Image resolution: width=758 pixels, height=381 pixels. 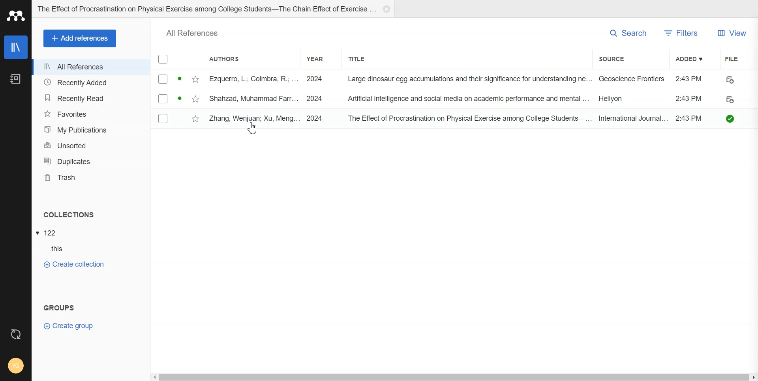 I want to click on Check box, so click(x=164, y=118).